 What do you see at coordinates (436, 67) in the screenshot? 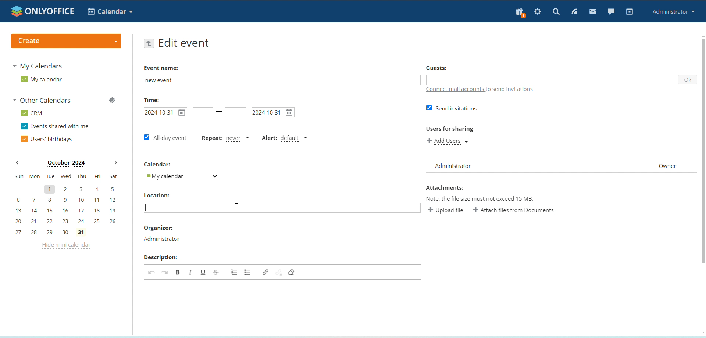
I see `Guests` at bounding box center [436, 67].